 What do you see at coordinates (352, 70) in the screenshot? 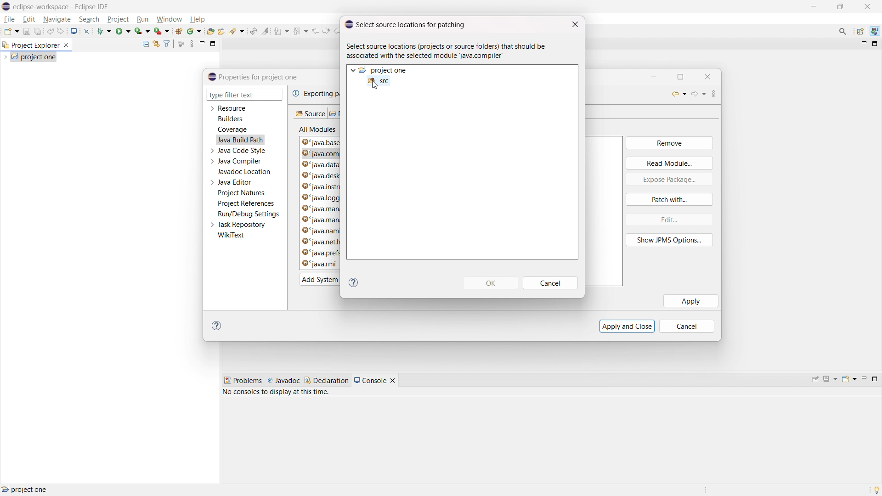
I see `expand project one` at bounding box center [352, 70].